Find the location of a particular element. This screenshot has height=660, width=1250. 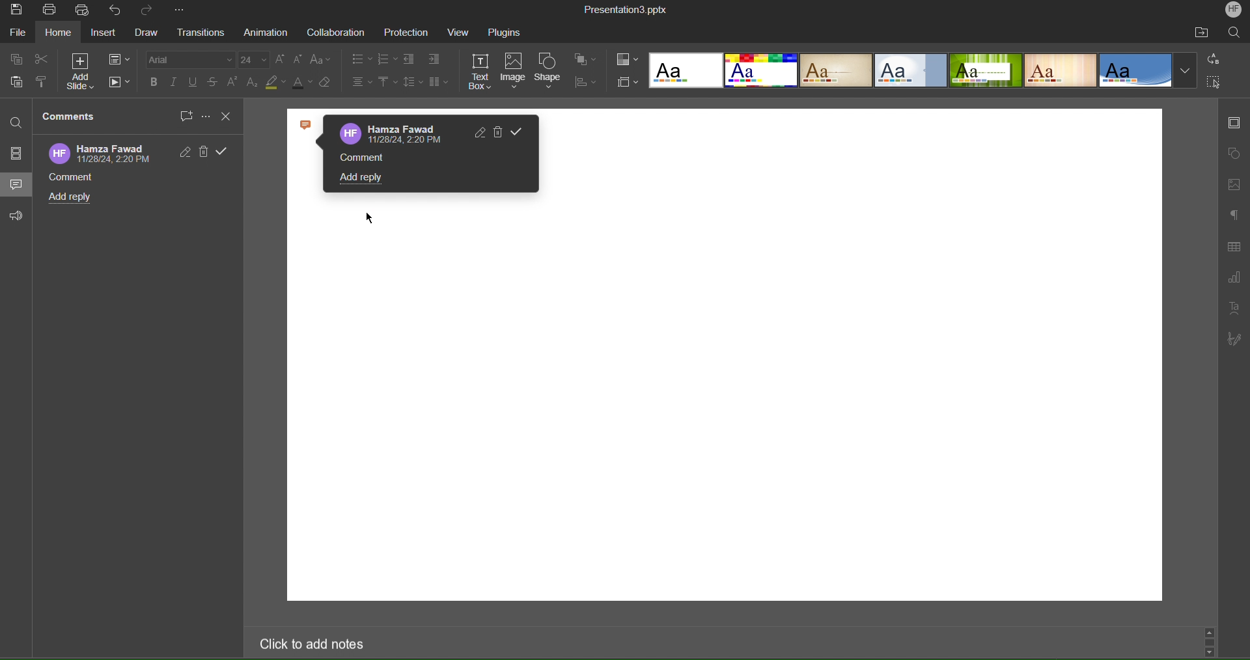

Alignment is located at coordinates (362, 83).